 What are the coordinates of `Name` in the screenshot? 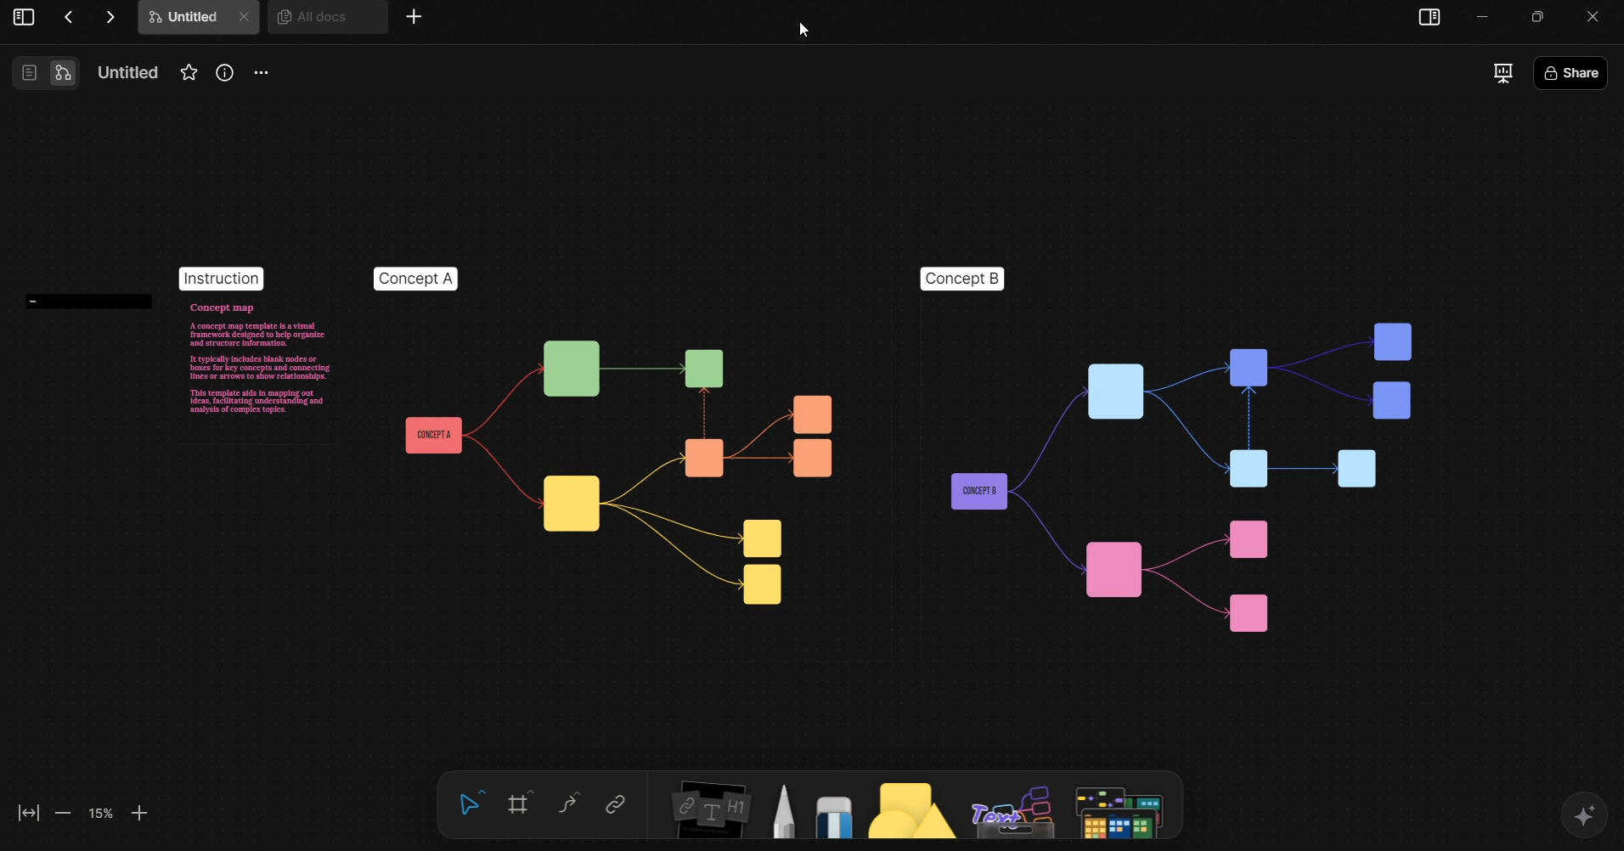 It's located at (122, 70).